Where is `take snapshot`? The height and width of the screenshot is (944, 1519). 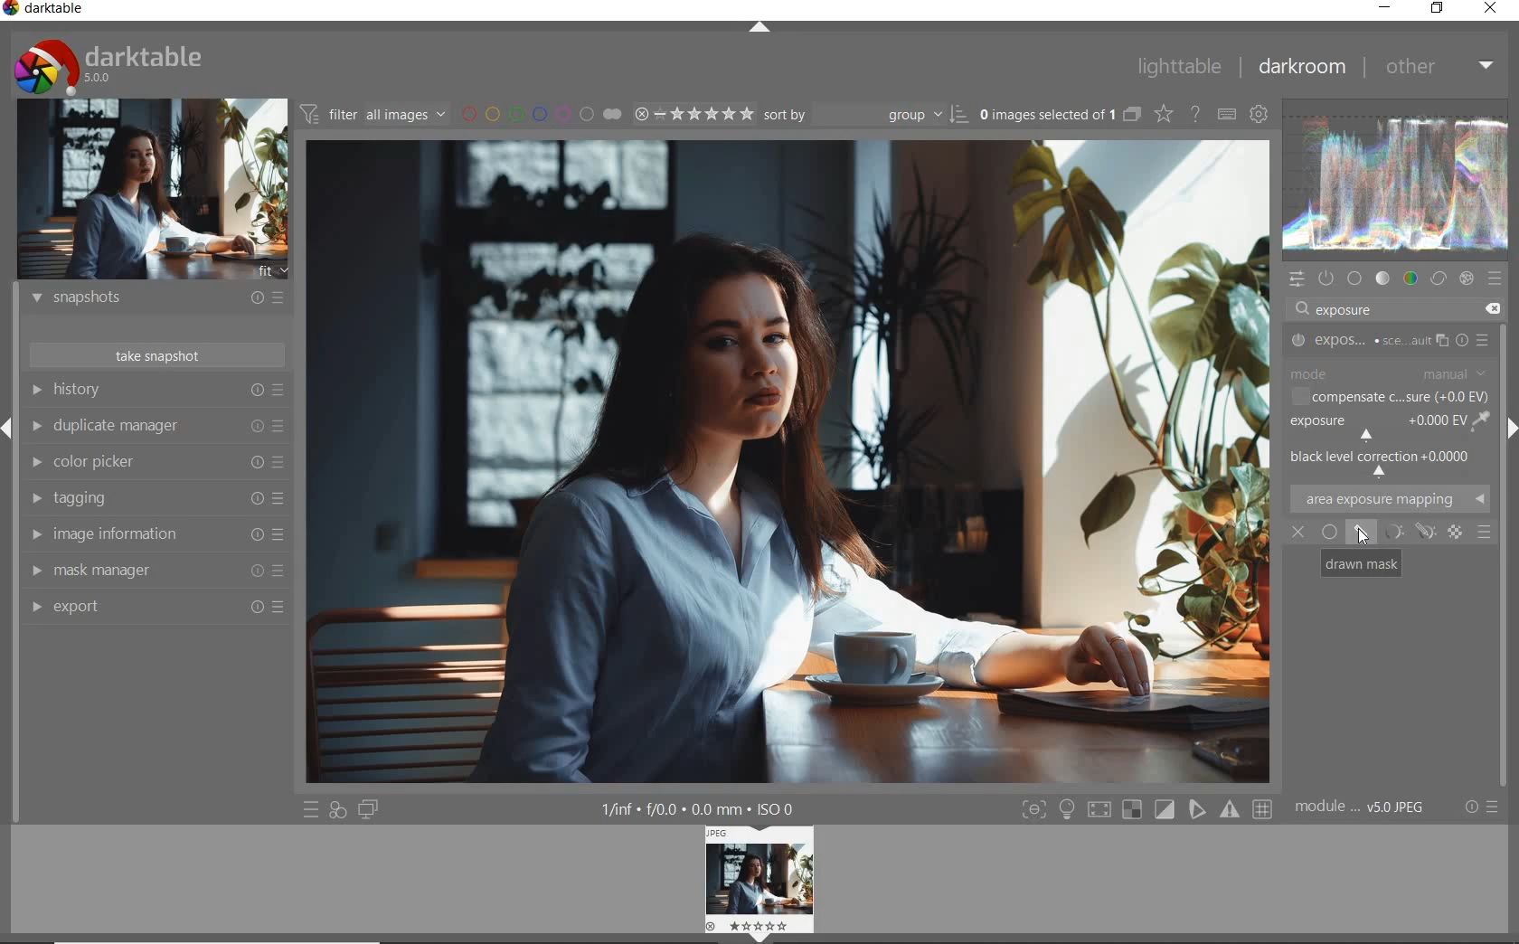 take snapshot is located at coordinates (158, 355).